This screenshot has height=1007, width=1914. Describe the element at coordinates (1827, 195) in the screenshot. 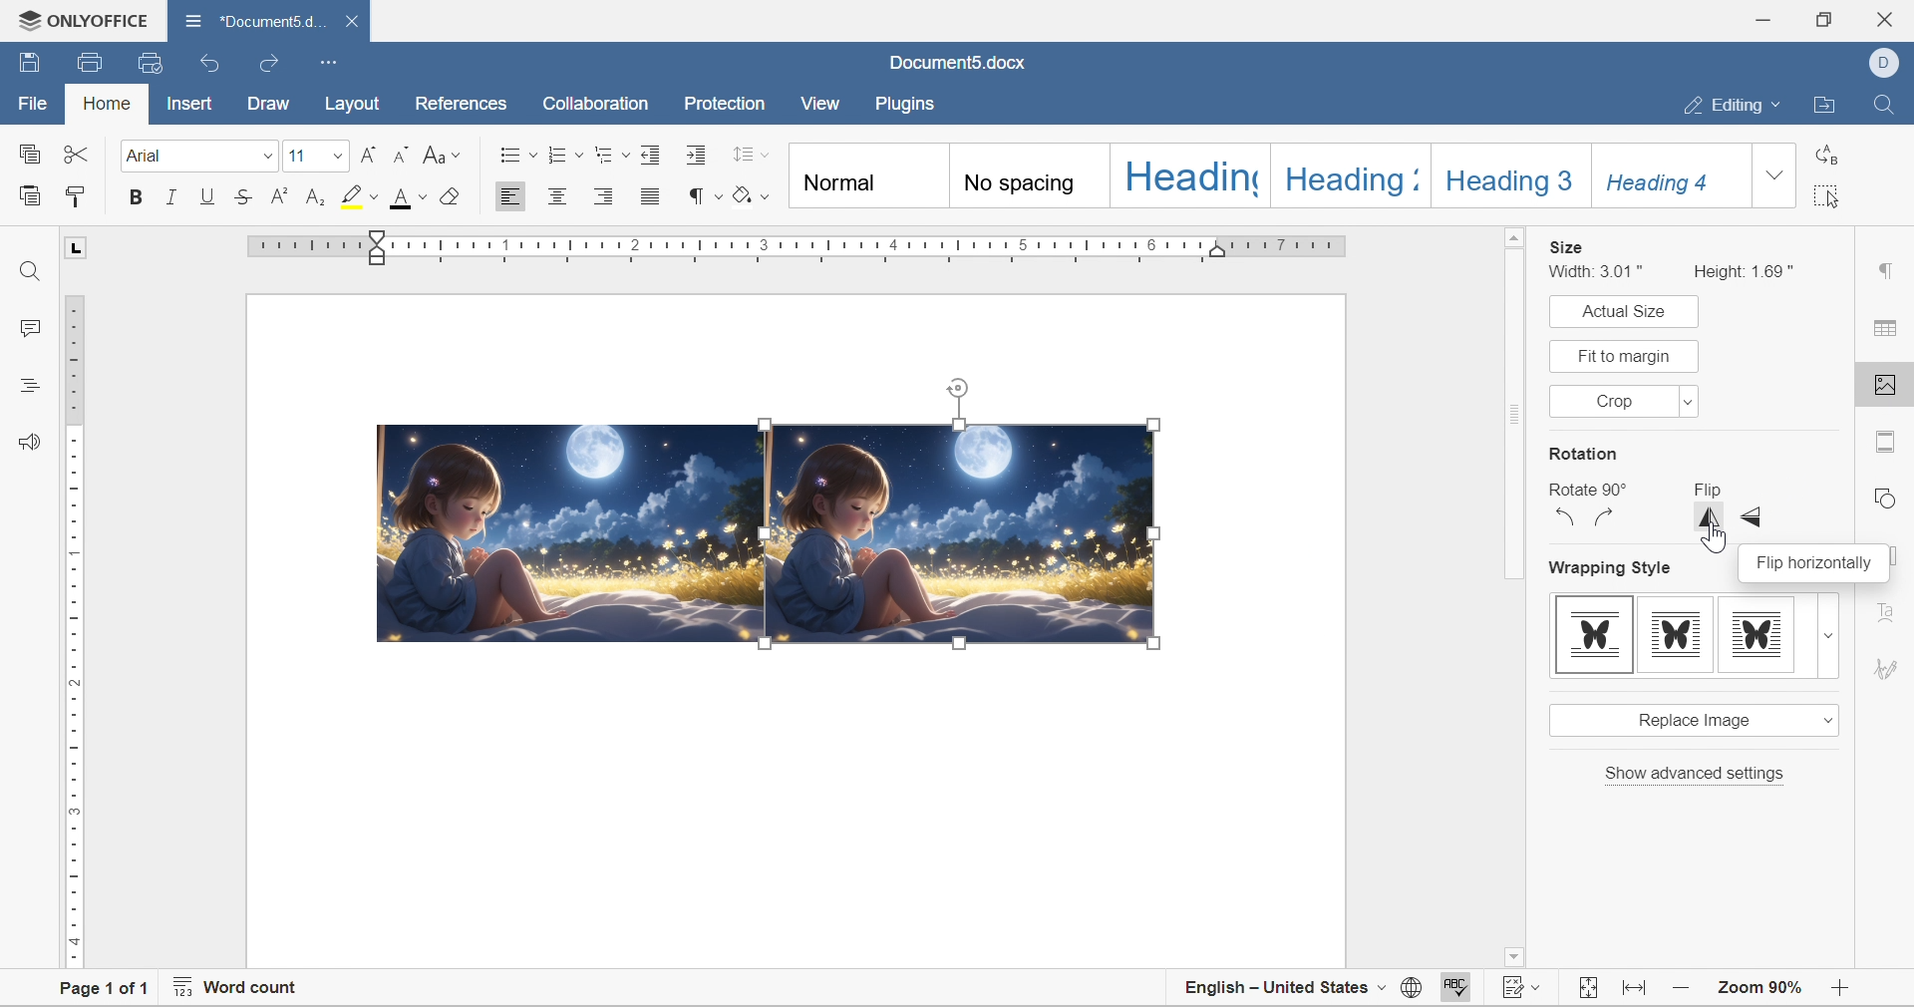

I see `select all` at that location.